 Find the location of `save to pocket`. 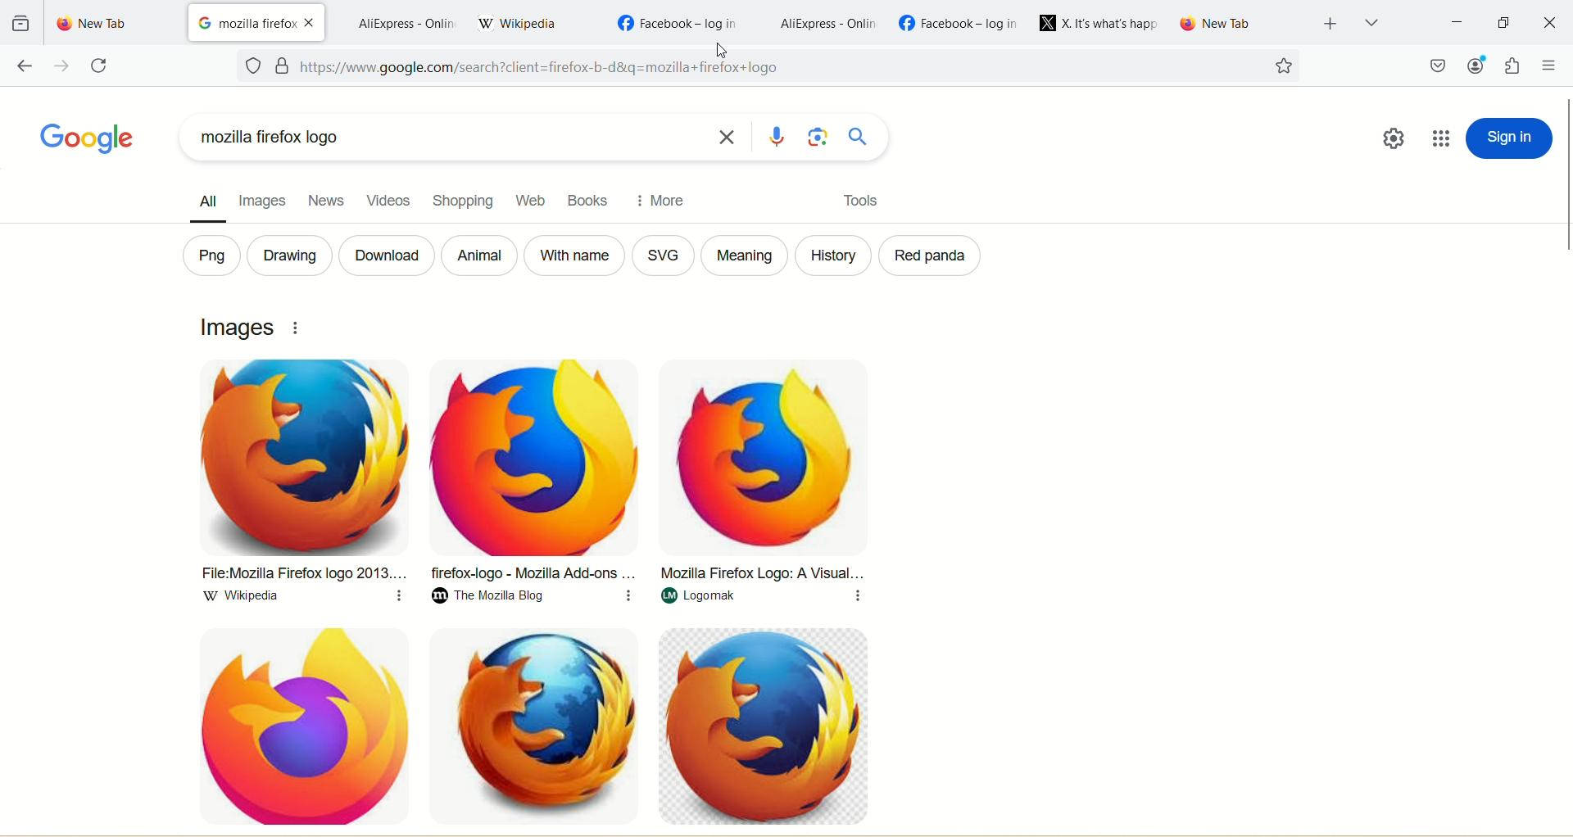

save to pocket is located at coordinates (1438, 66).